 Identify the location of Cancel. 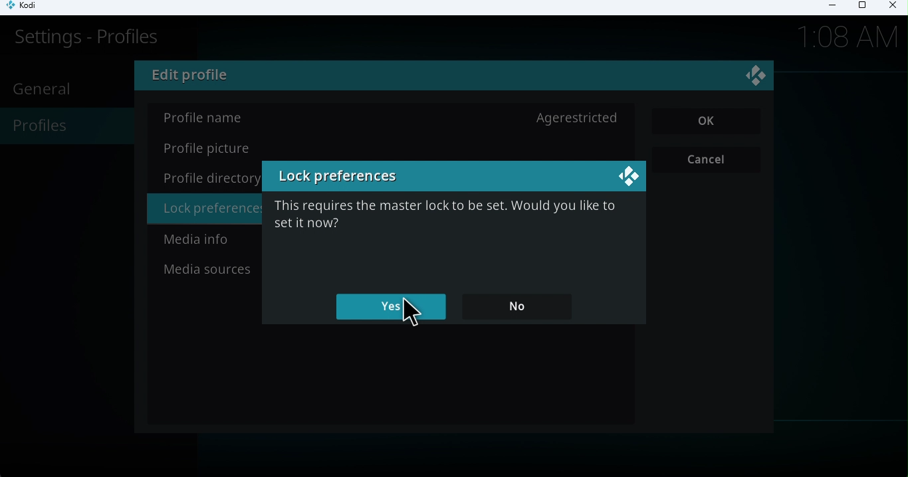
(709, 160).